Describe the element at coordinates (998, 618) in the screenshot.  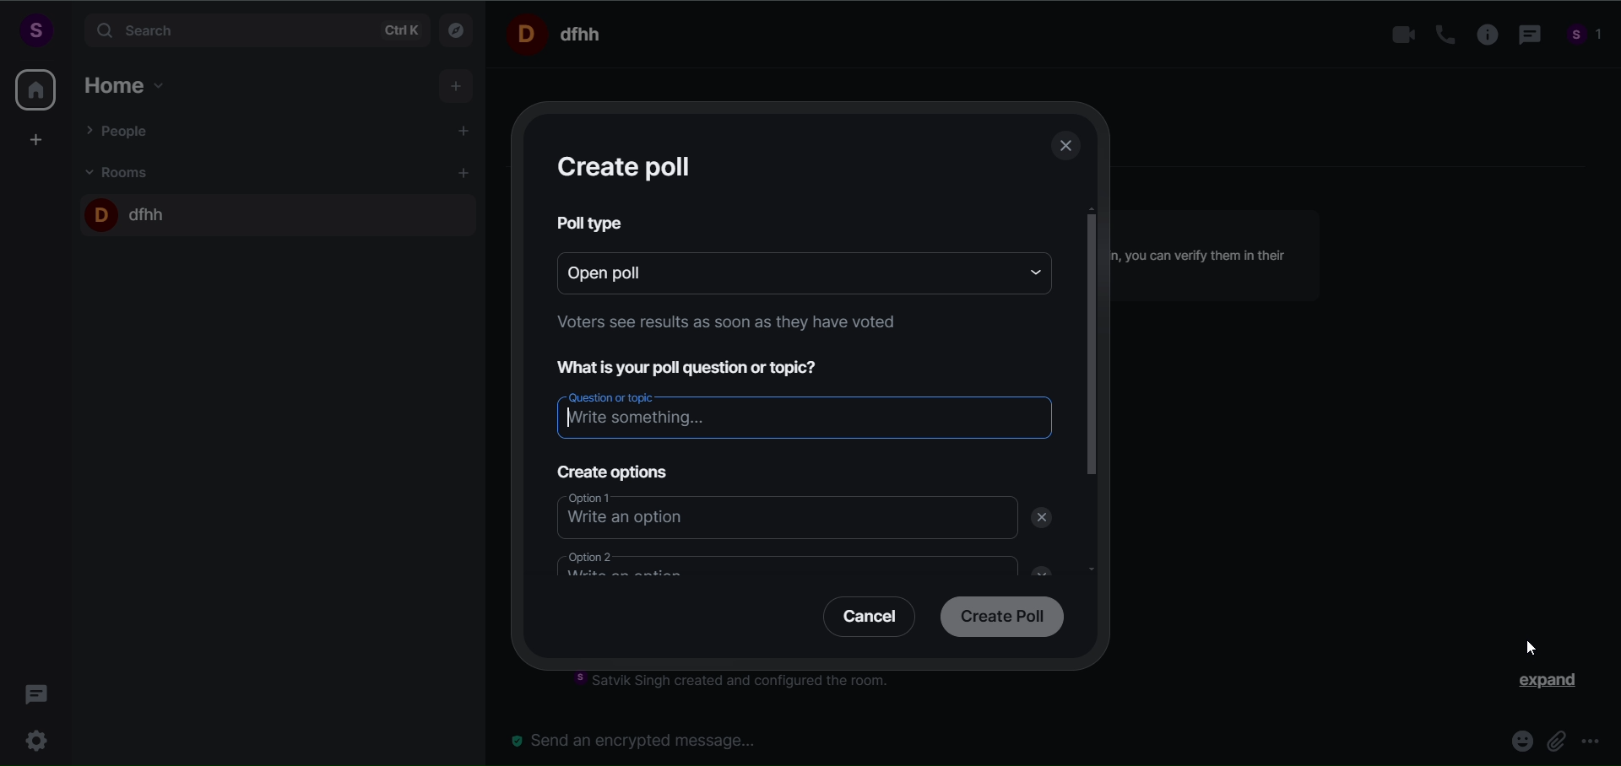
I see `create poll` at that location.